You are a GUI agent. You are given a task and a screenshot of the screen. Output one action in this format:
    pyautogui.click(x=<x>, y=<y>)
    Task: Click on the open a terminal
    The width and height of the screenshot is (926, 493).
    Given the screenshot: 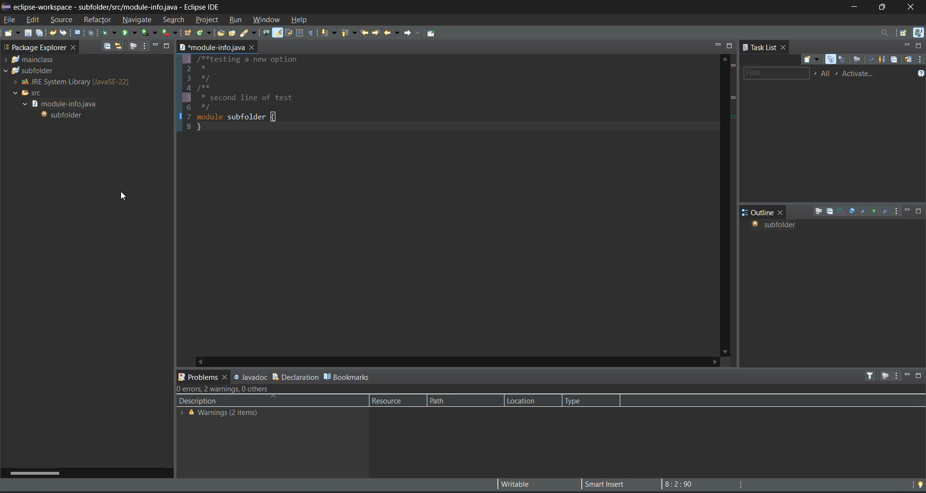 What is the action you would take?
    pyautogui.click(x=78, y=33)
    